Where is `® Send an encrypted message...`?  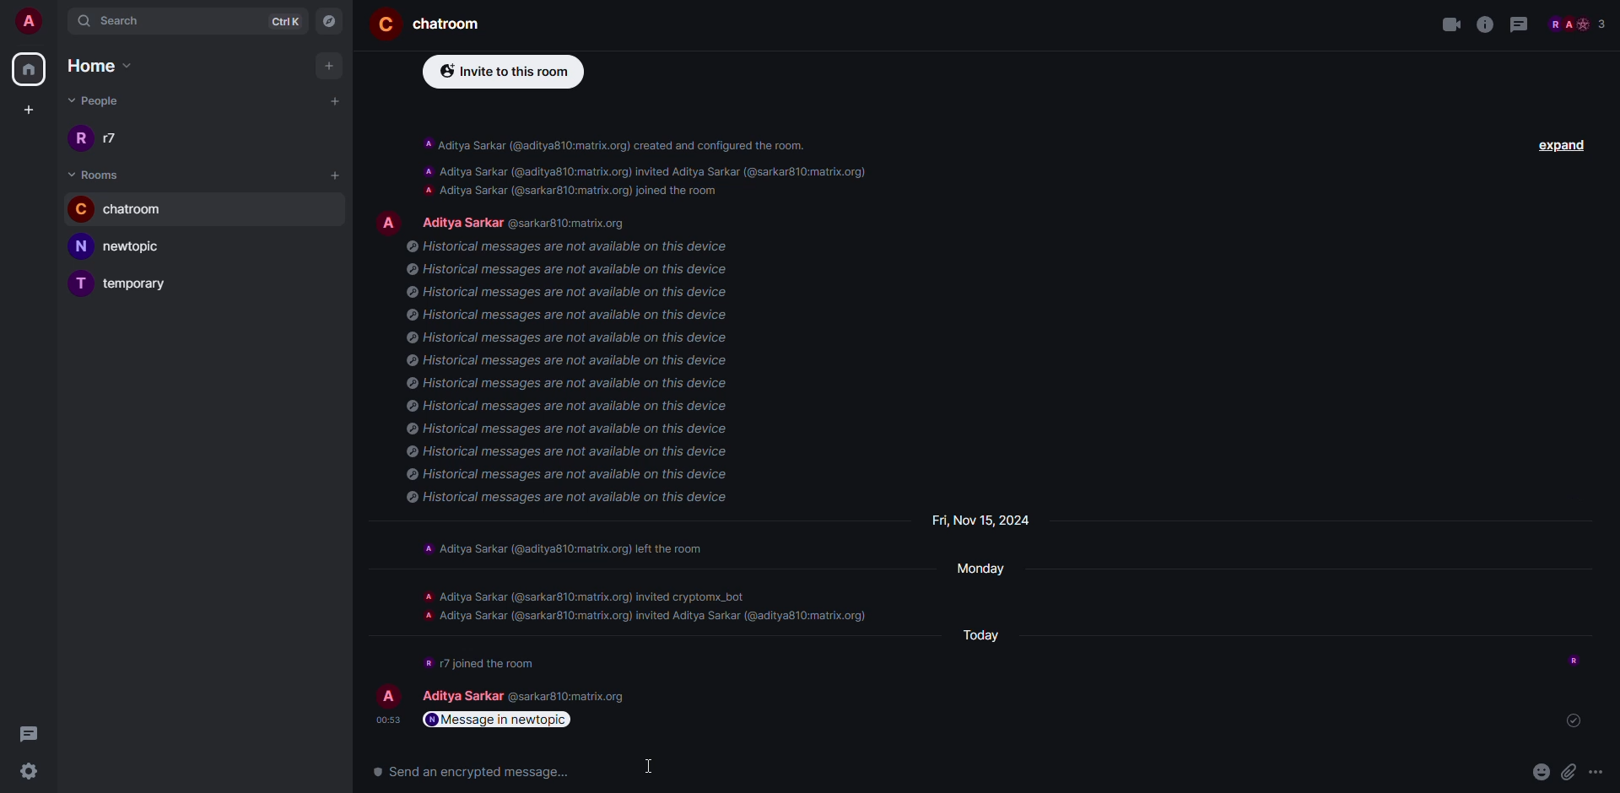
® Send an encrypted message... is located at coordinates (463, 772).